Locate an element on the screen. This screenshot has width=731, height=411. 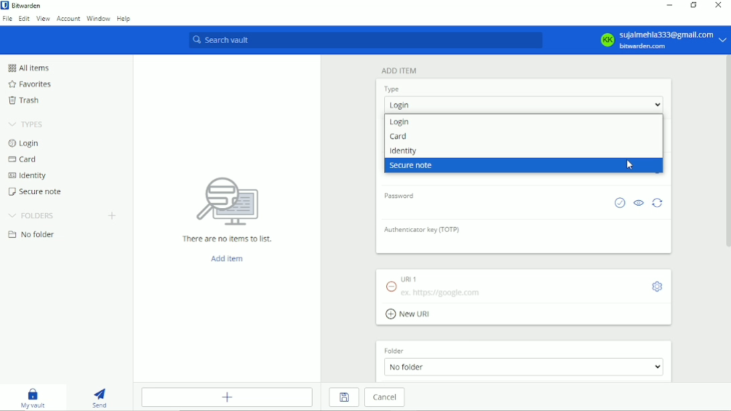
Add item is located at coordinates (228, 398).